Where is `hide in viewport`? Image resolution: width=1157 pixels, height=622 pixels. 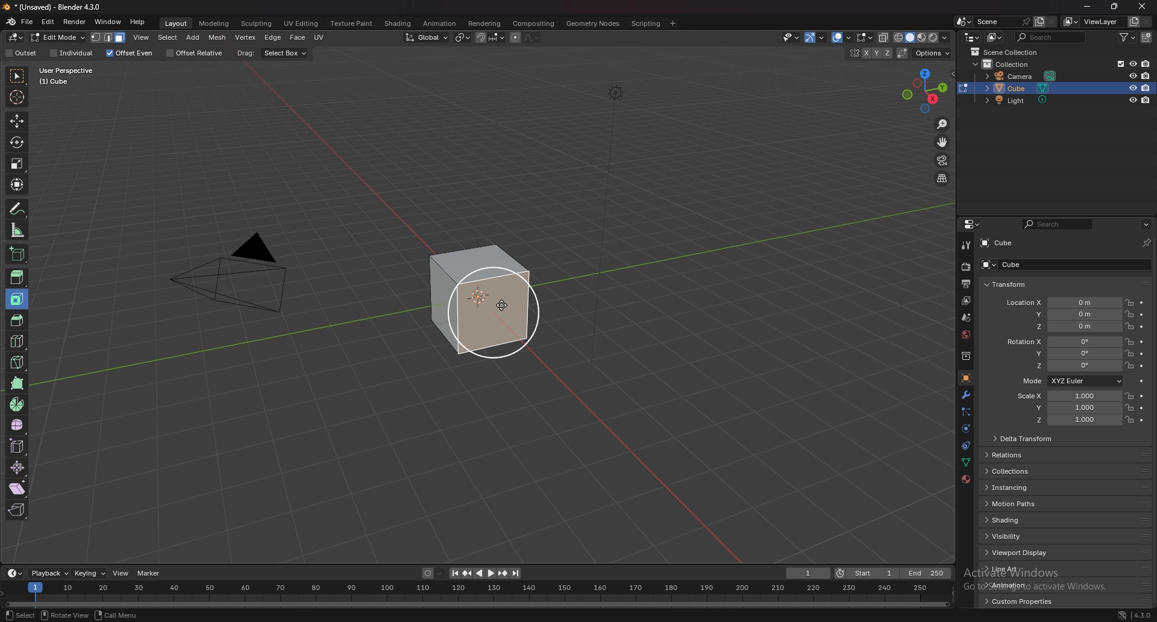 hide in viewport is located at coordinates (1132, 63).